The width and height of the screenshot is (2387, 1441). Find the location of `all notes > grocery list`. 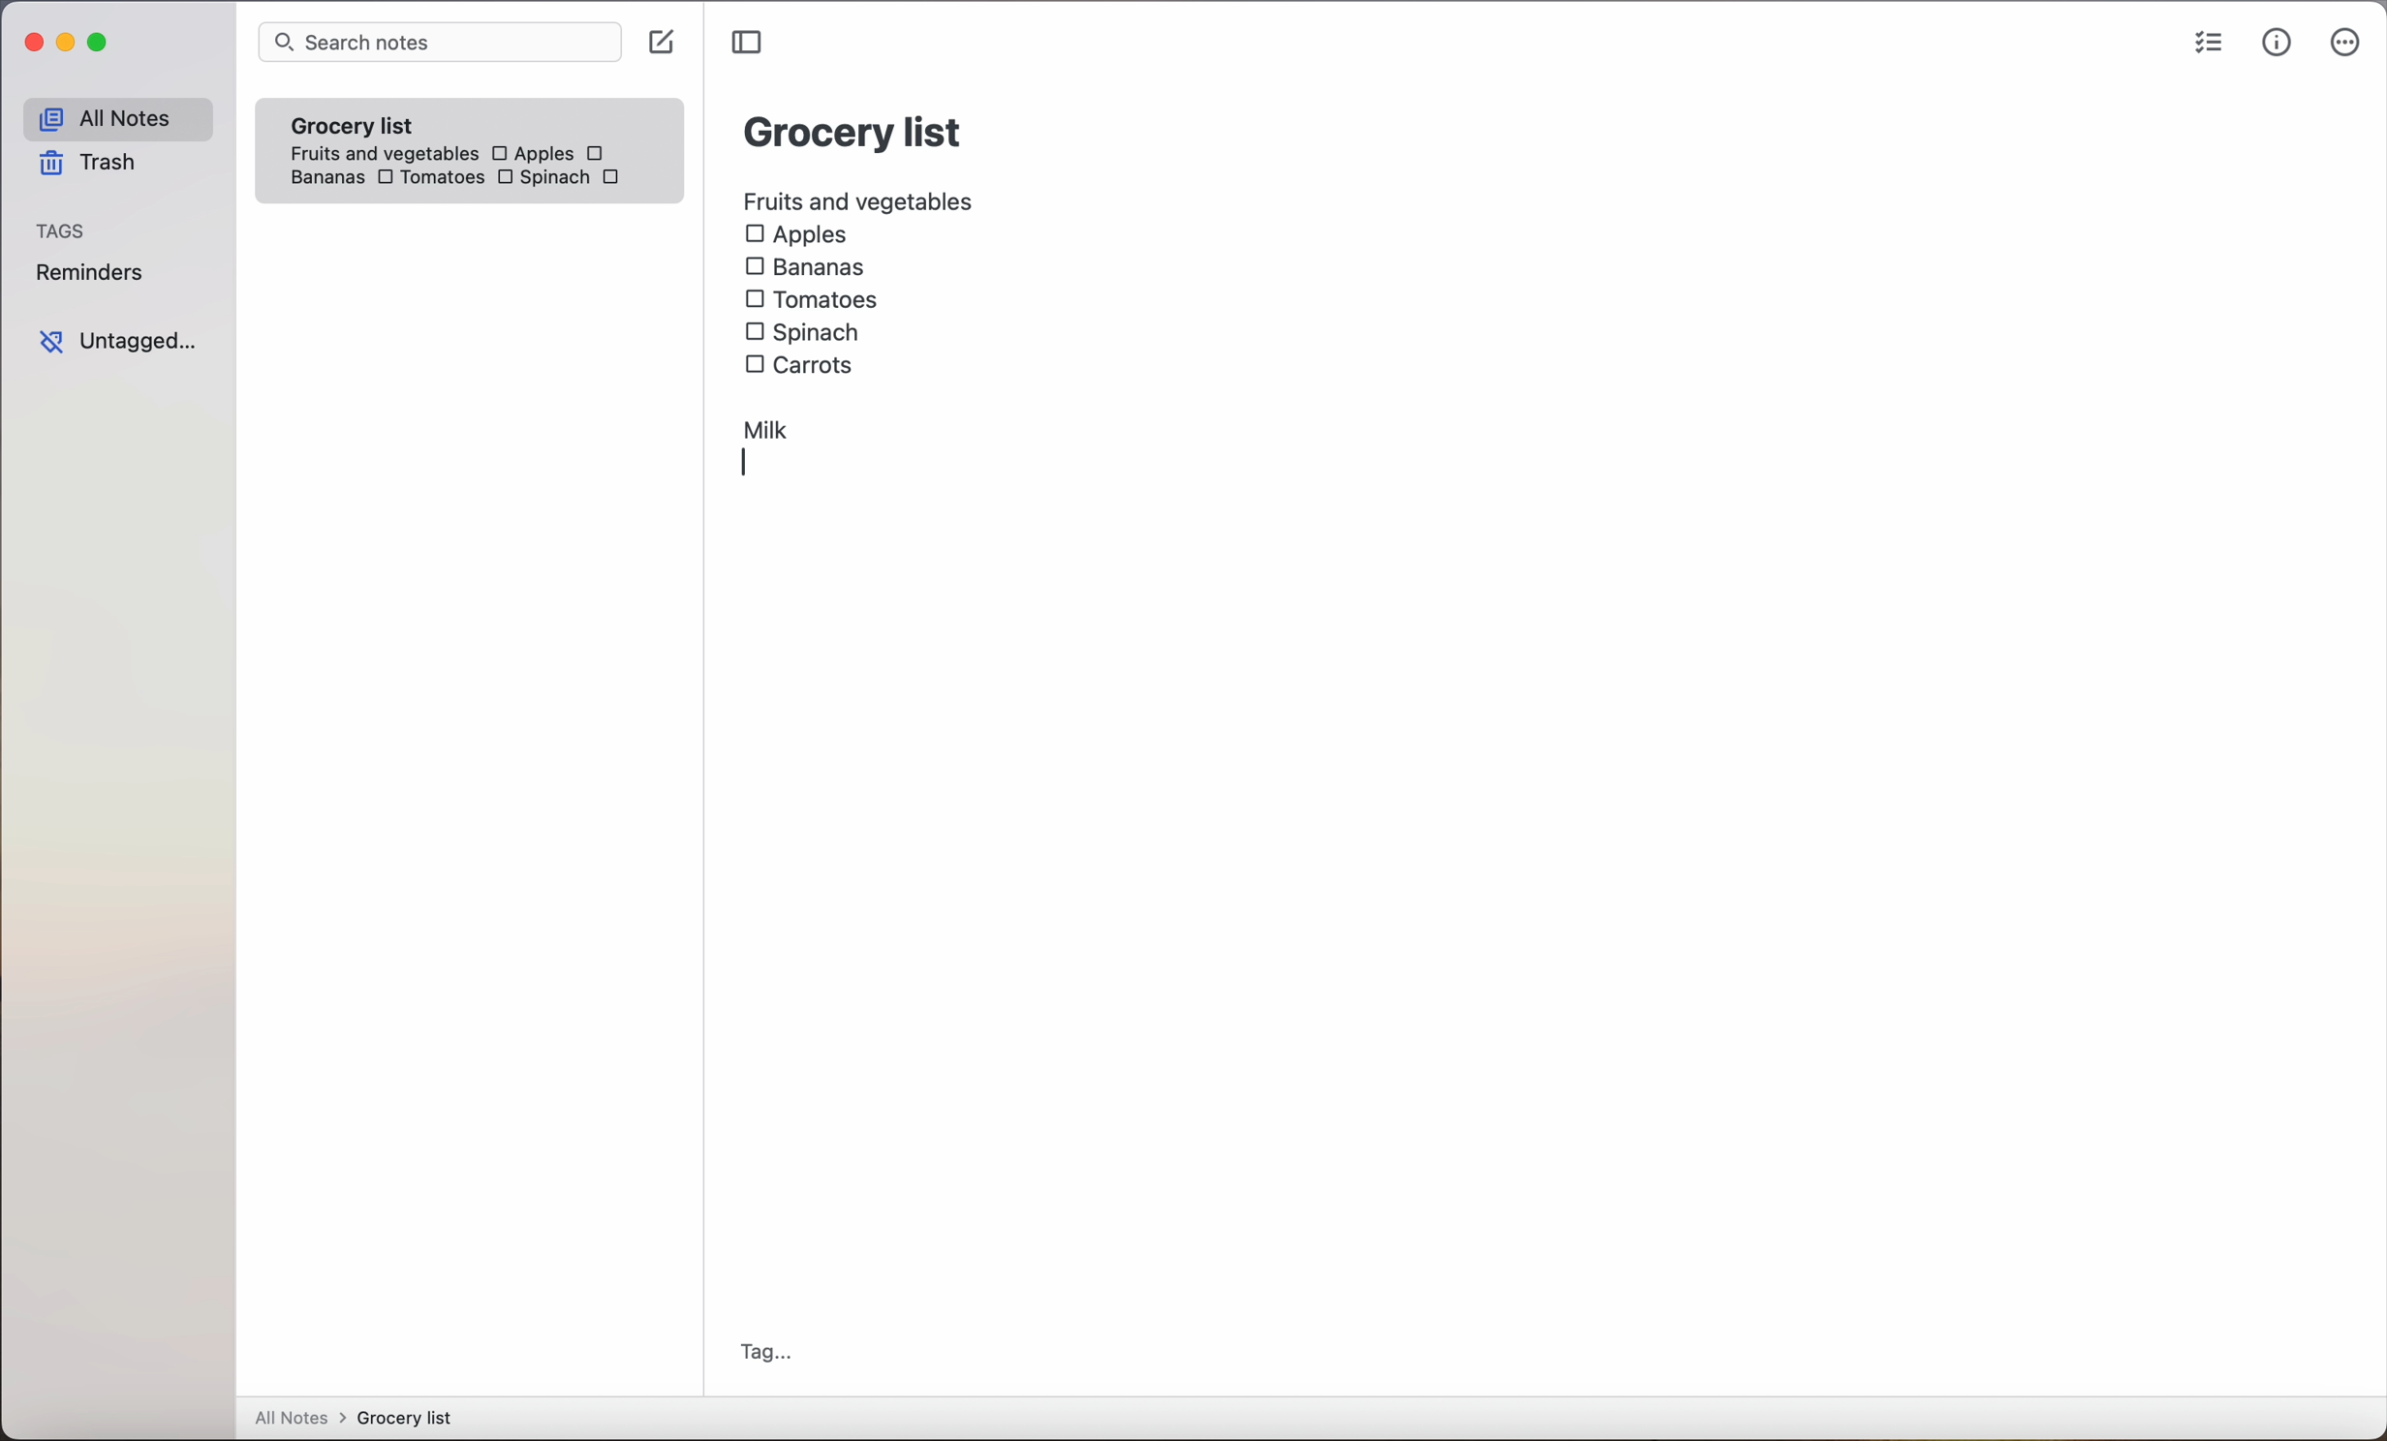

all notes > grocery list is located at coordinates (361, 1420).